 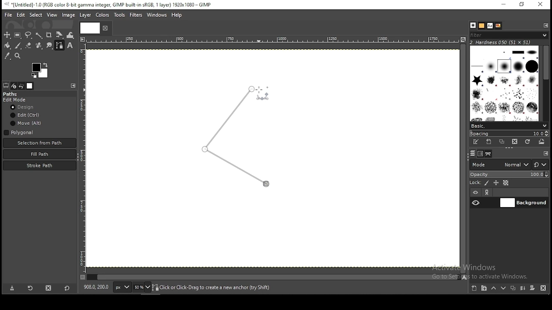 What do you see at coordinates (524, 288) in the screenshot?
I see `merge layer` at bounding box center [524, 288].